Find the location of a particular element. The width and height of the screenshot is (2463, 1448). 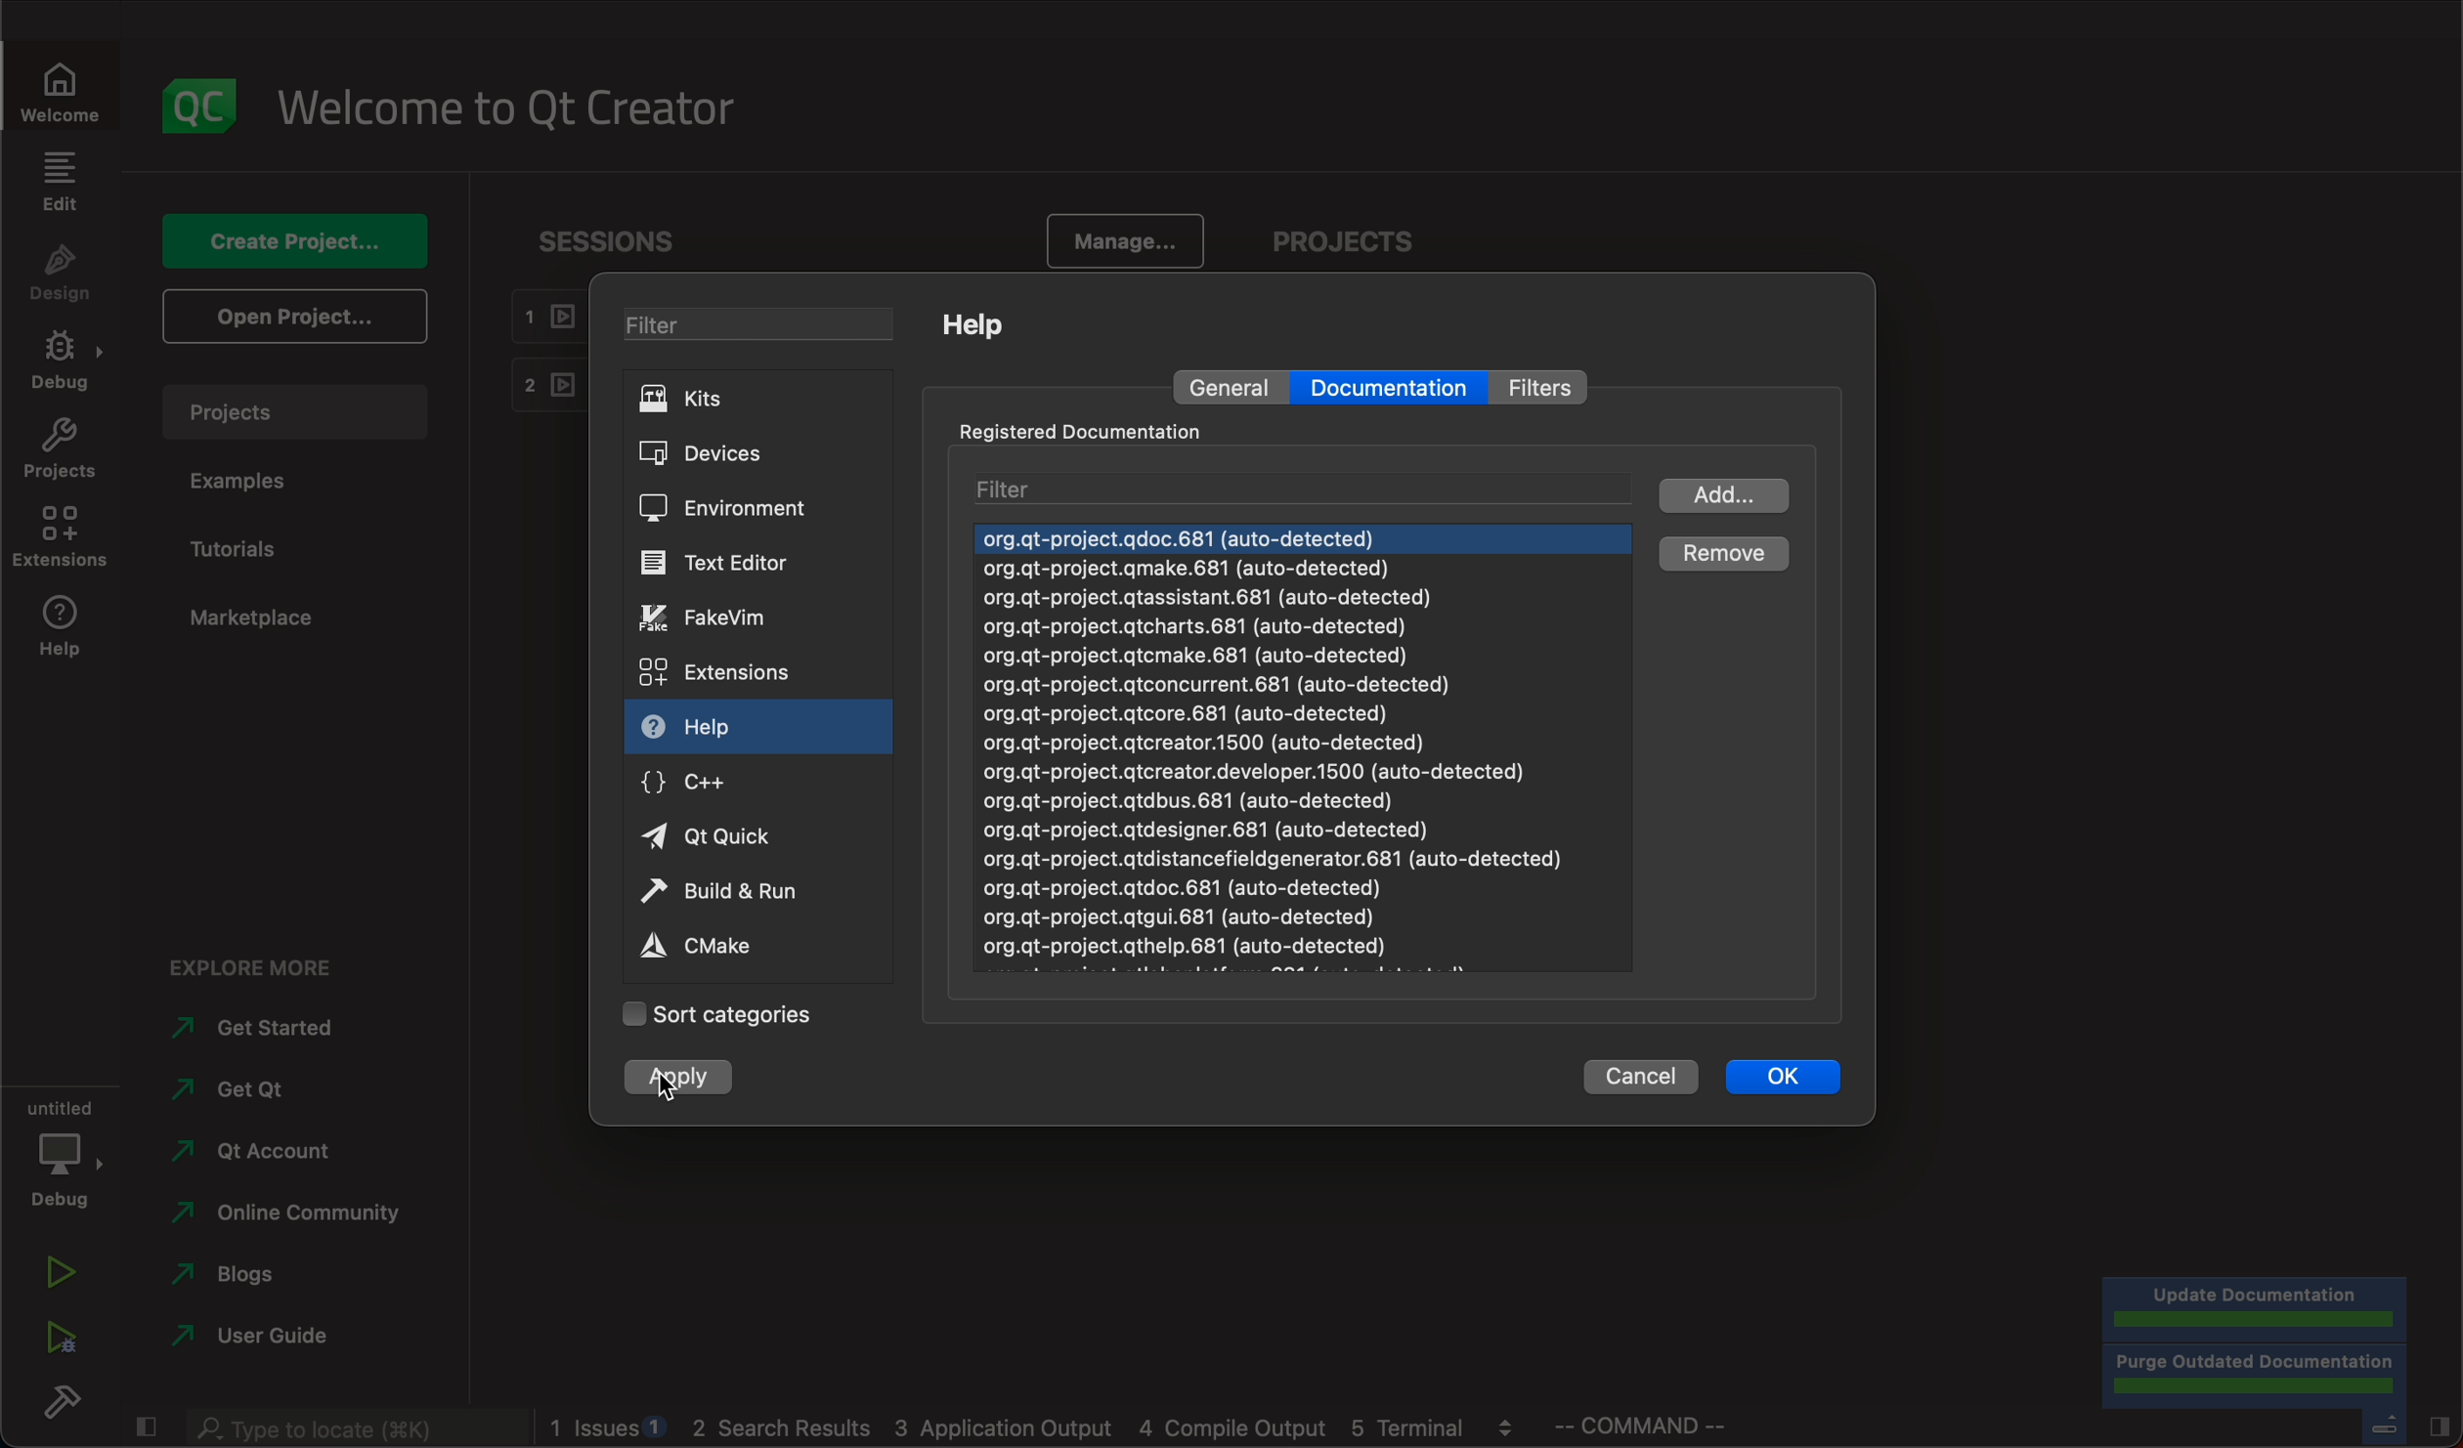

cancel is located at coordinates (1617, 1076).